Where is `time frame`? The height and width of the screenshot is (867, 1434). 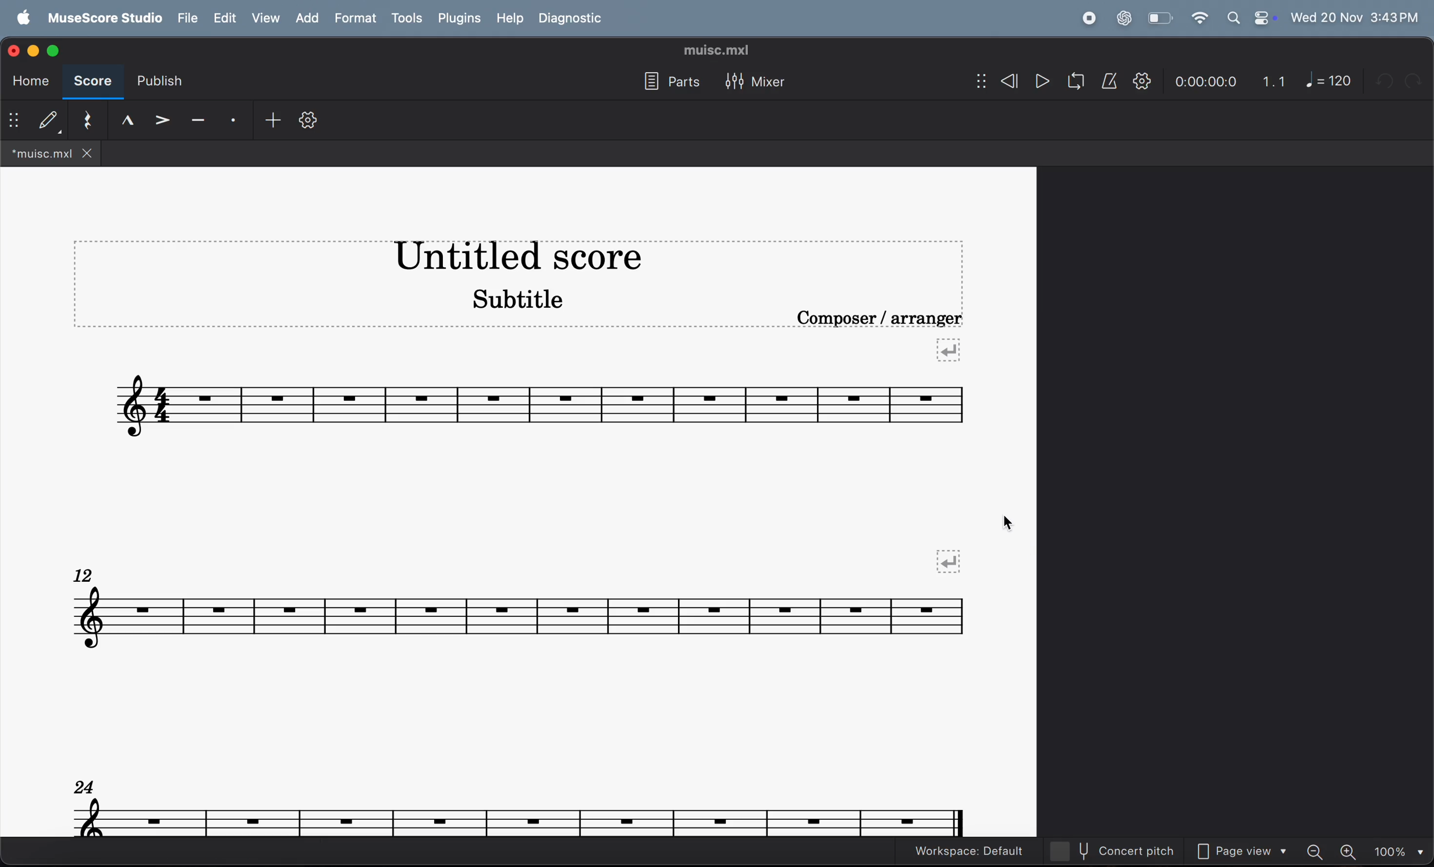
time frame is located at coordinates (1205, 80).